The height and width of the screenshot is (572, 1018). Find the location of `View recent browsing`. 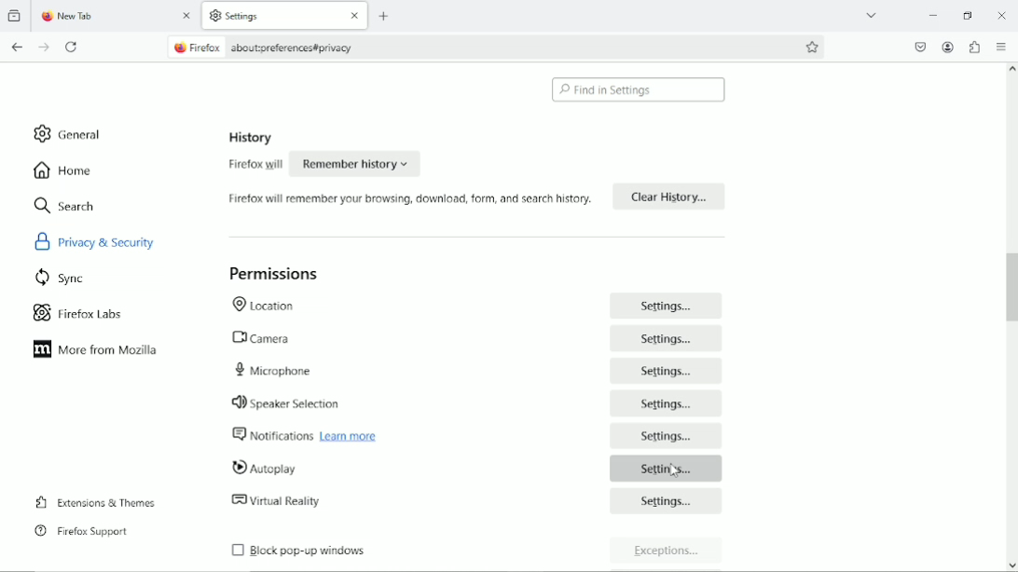

View recent browsing is located at coordinates (16, 17).